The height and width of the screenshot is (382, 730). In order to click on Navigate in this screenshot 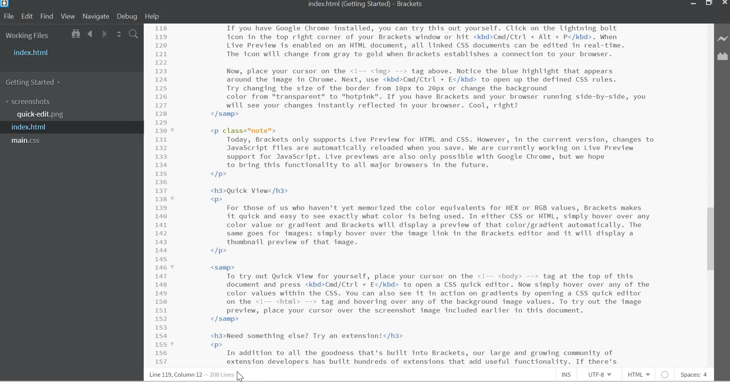, I will do `click(95, 17)`.